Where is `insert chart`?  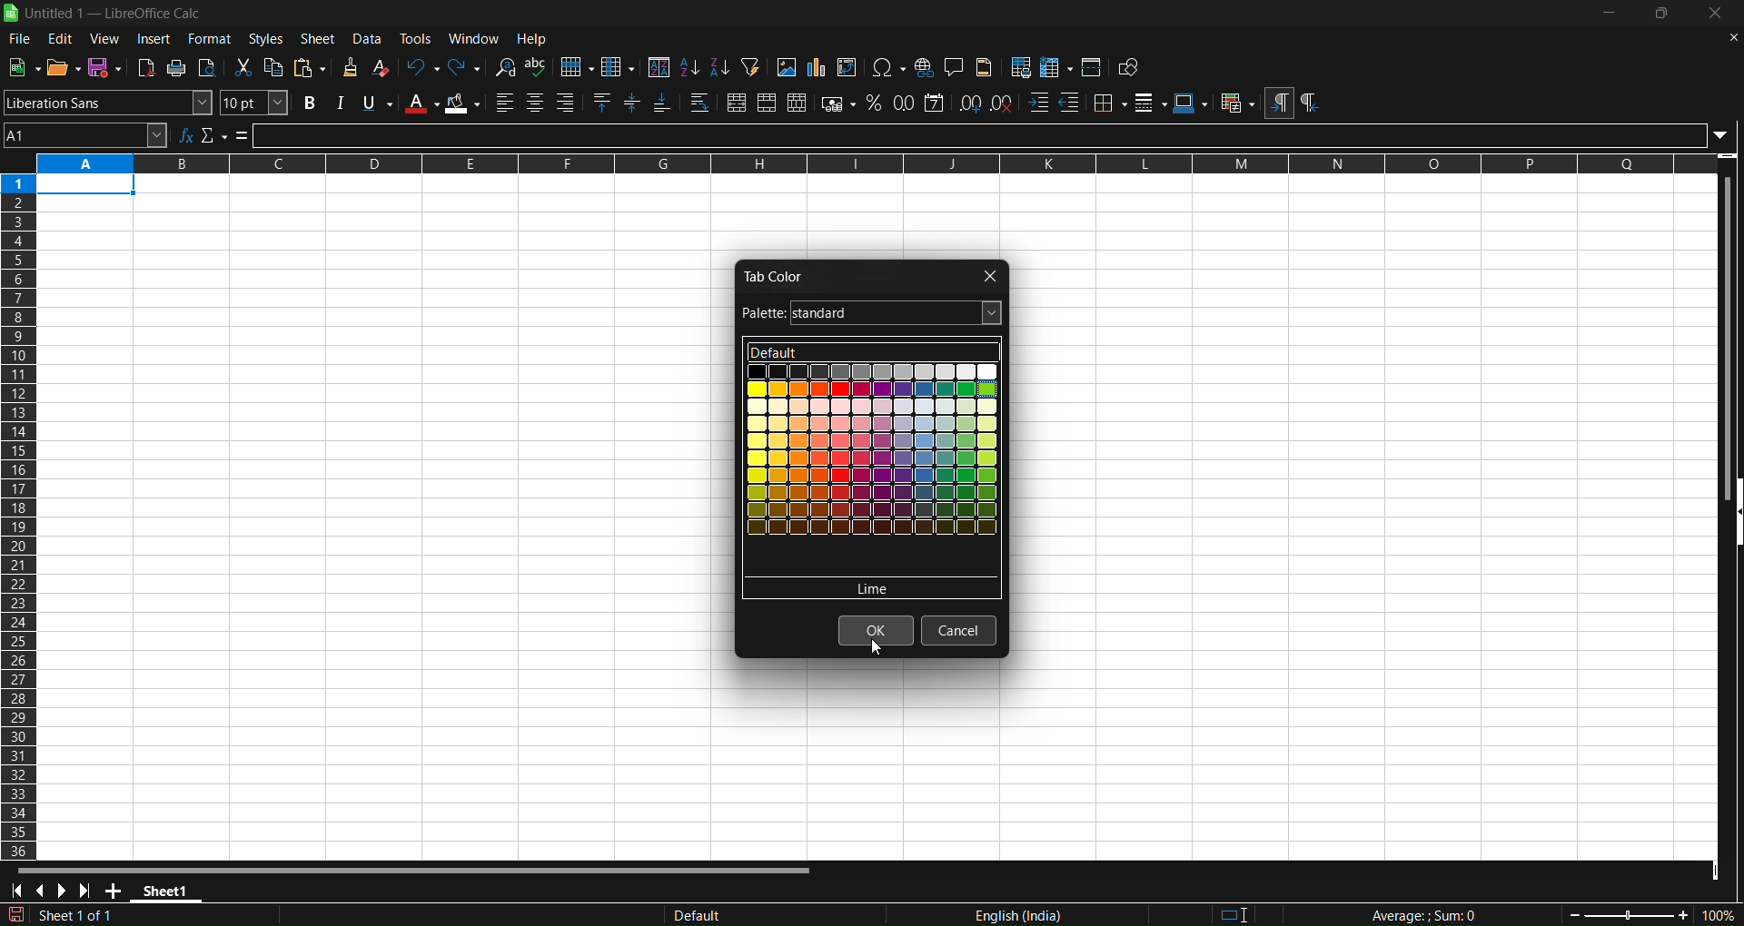 insert chart is located at coordinates (815, 68).